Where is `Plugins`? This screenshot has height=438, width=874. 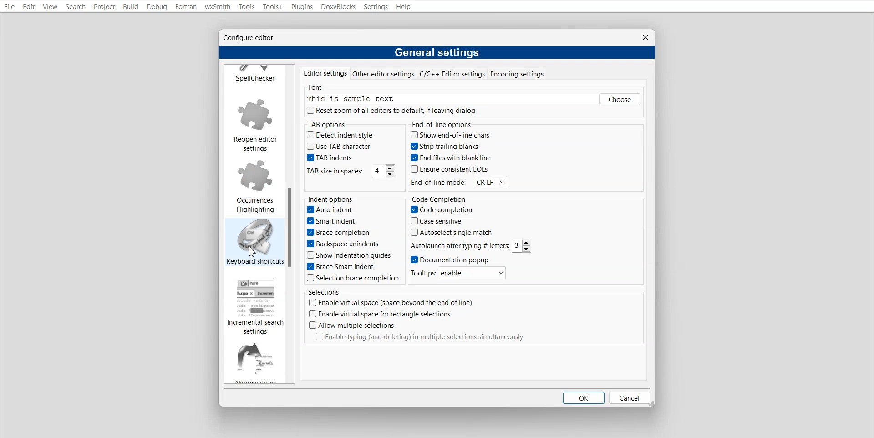 Plugins is located at coordinates (302, 7).